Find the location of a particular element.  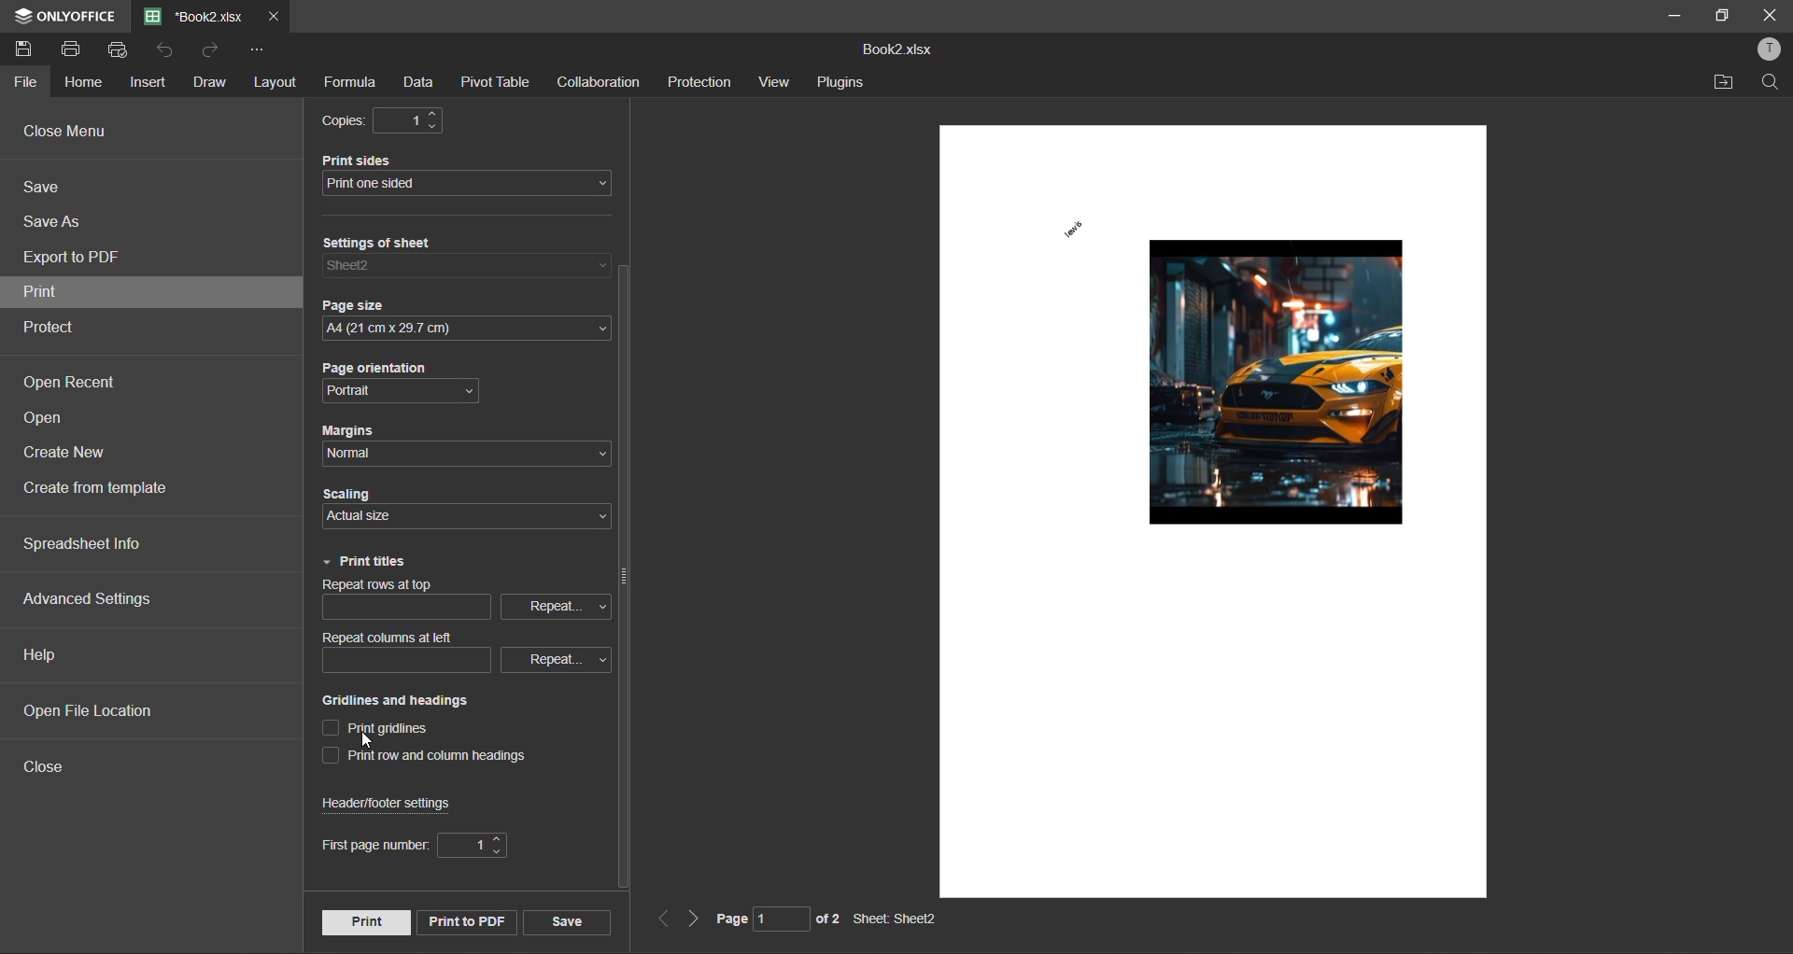

print row and column headings is located at coordinates (421, 756).